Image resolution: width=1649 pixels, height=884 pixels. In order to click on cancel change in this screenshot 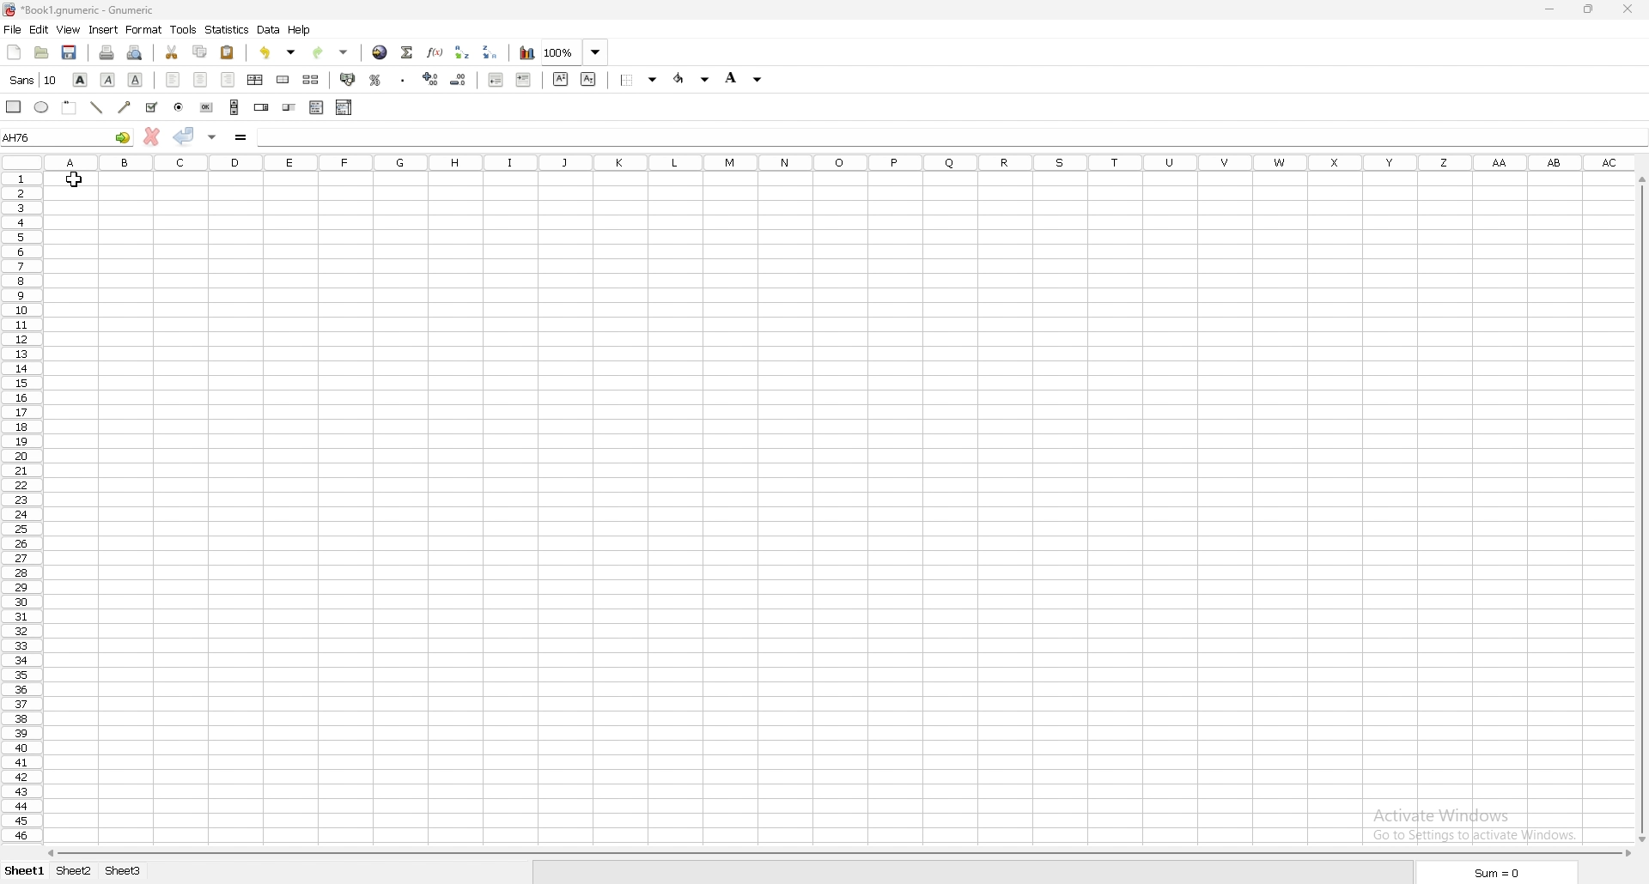, I will do `click(153, 136)`.